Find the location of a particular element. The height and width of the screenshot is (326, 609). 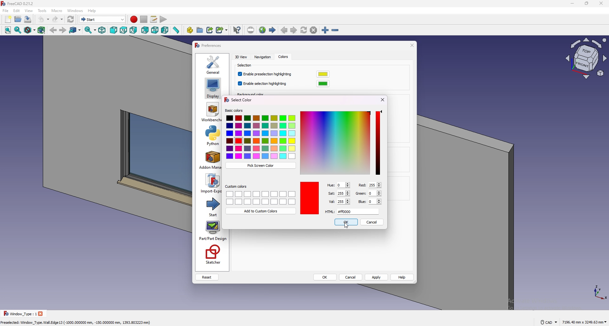

open is located at coordinates (18, 19).